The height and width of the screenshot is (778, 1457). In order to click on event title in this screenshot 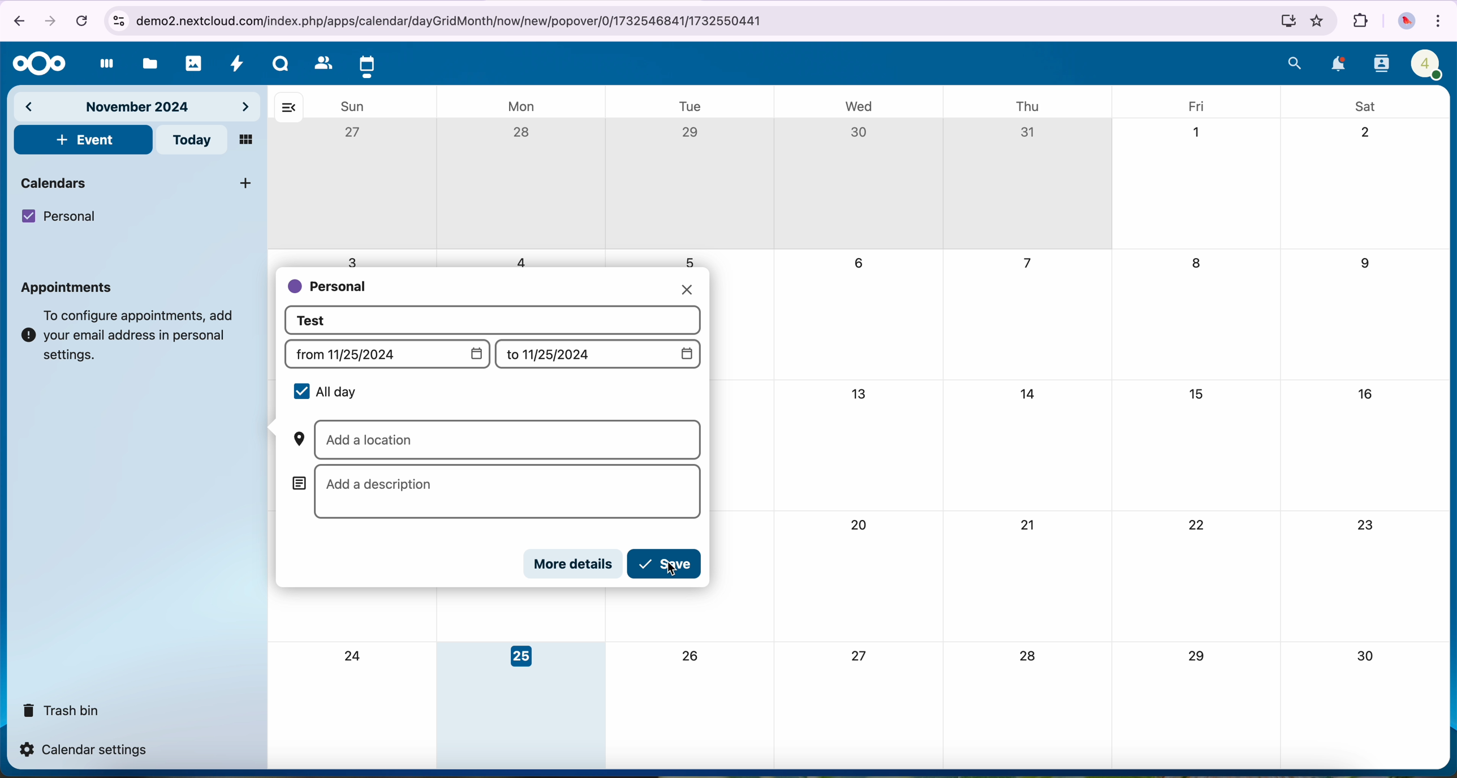, I will do `click(493, 320)`.